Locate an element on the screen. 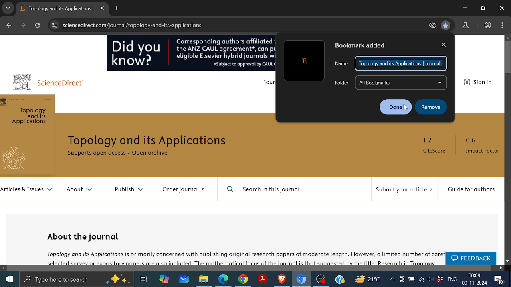  all bookmarks is located at coordinates (402, 83).